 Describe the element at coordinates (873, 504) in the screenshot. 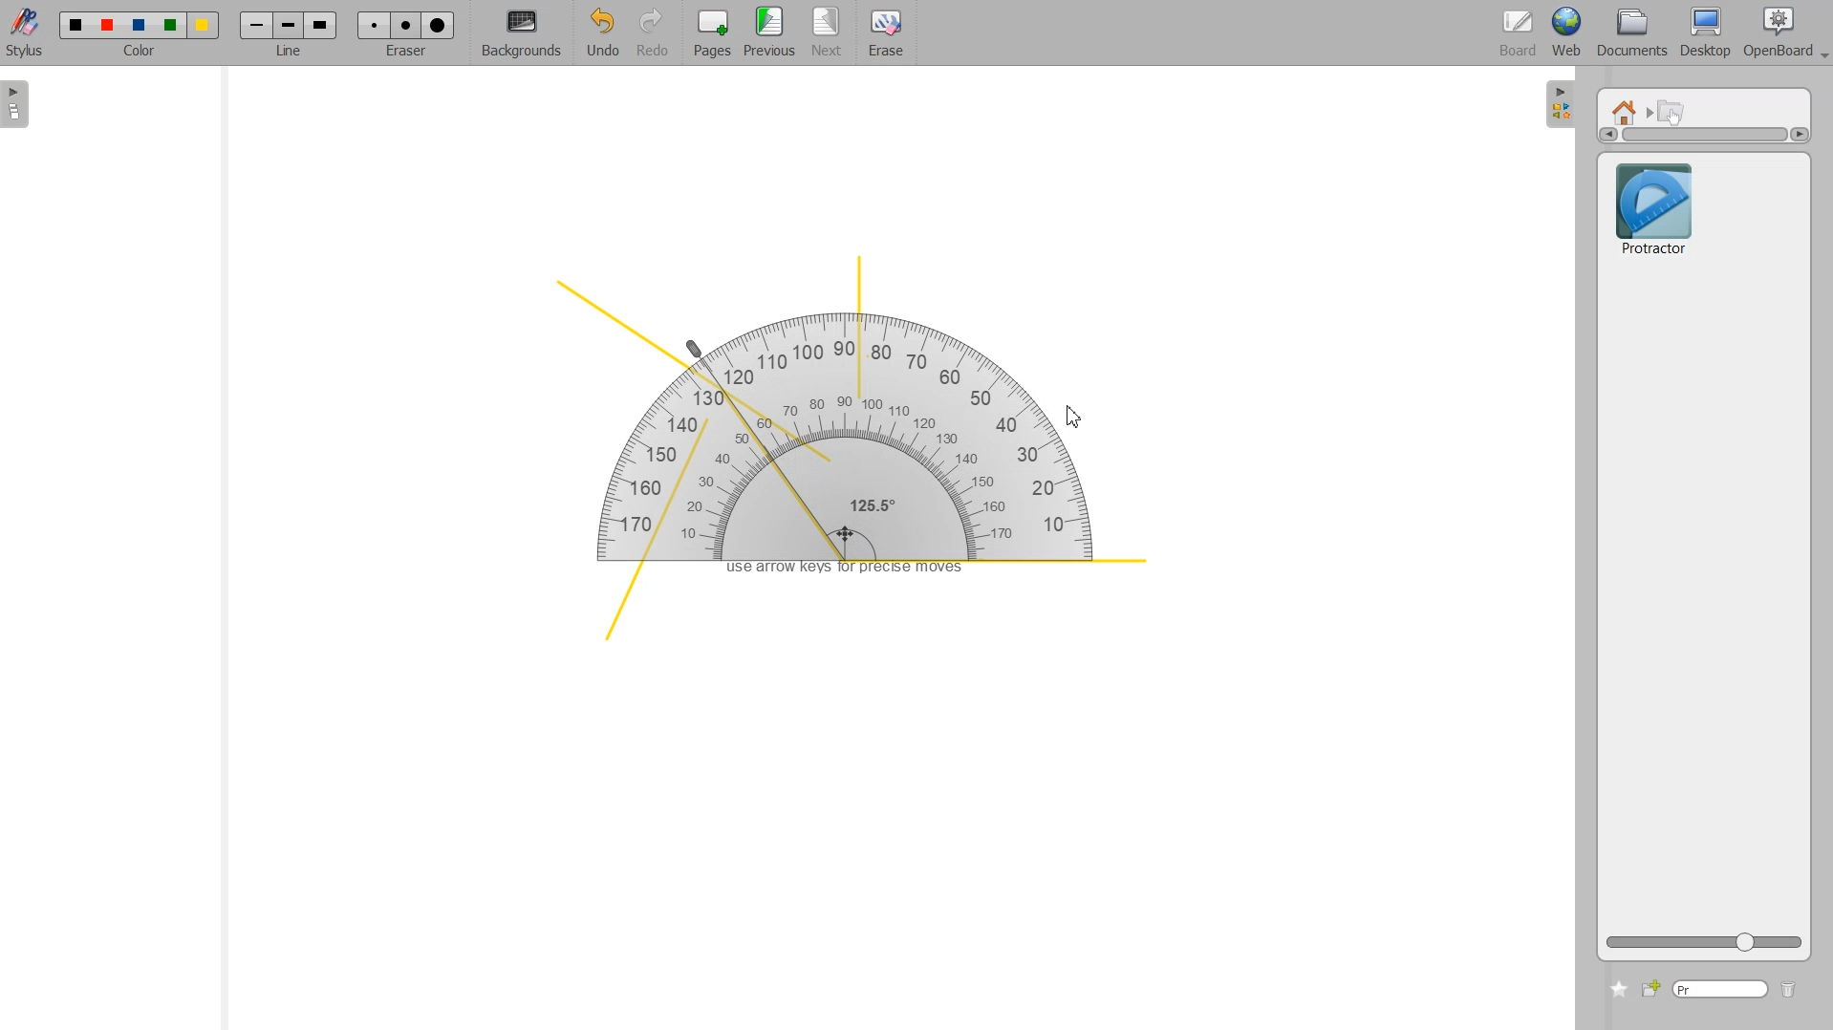

I see `125.5` at that location.